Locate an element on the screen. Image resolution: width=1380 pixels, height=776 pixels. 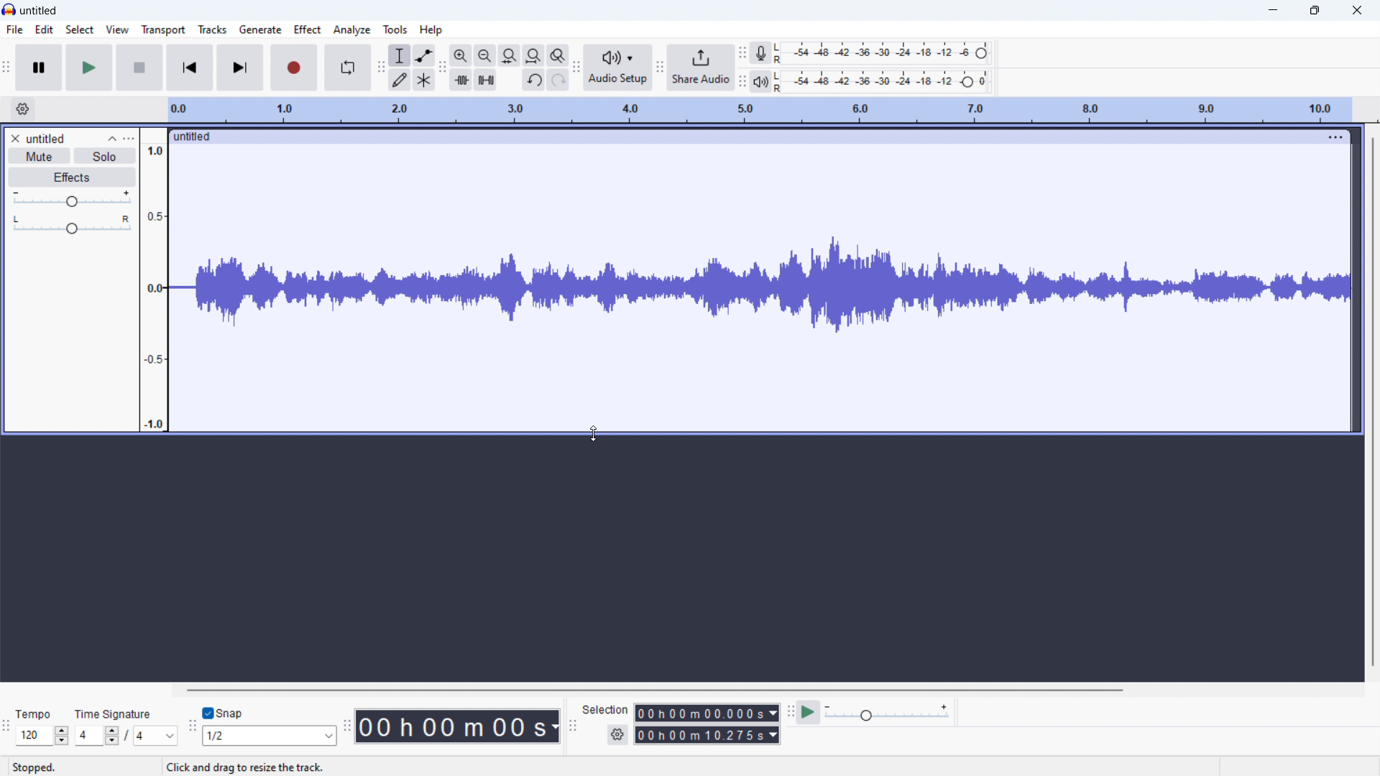
amplitude is located at coordinates (152, 279).